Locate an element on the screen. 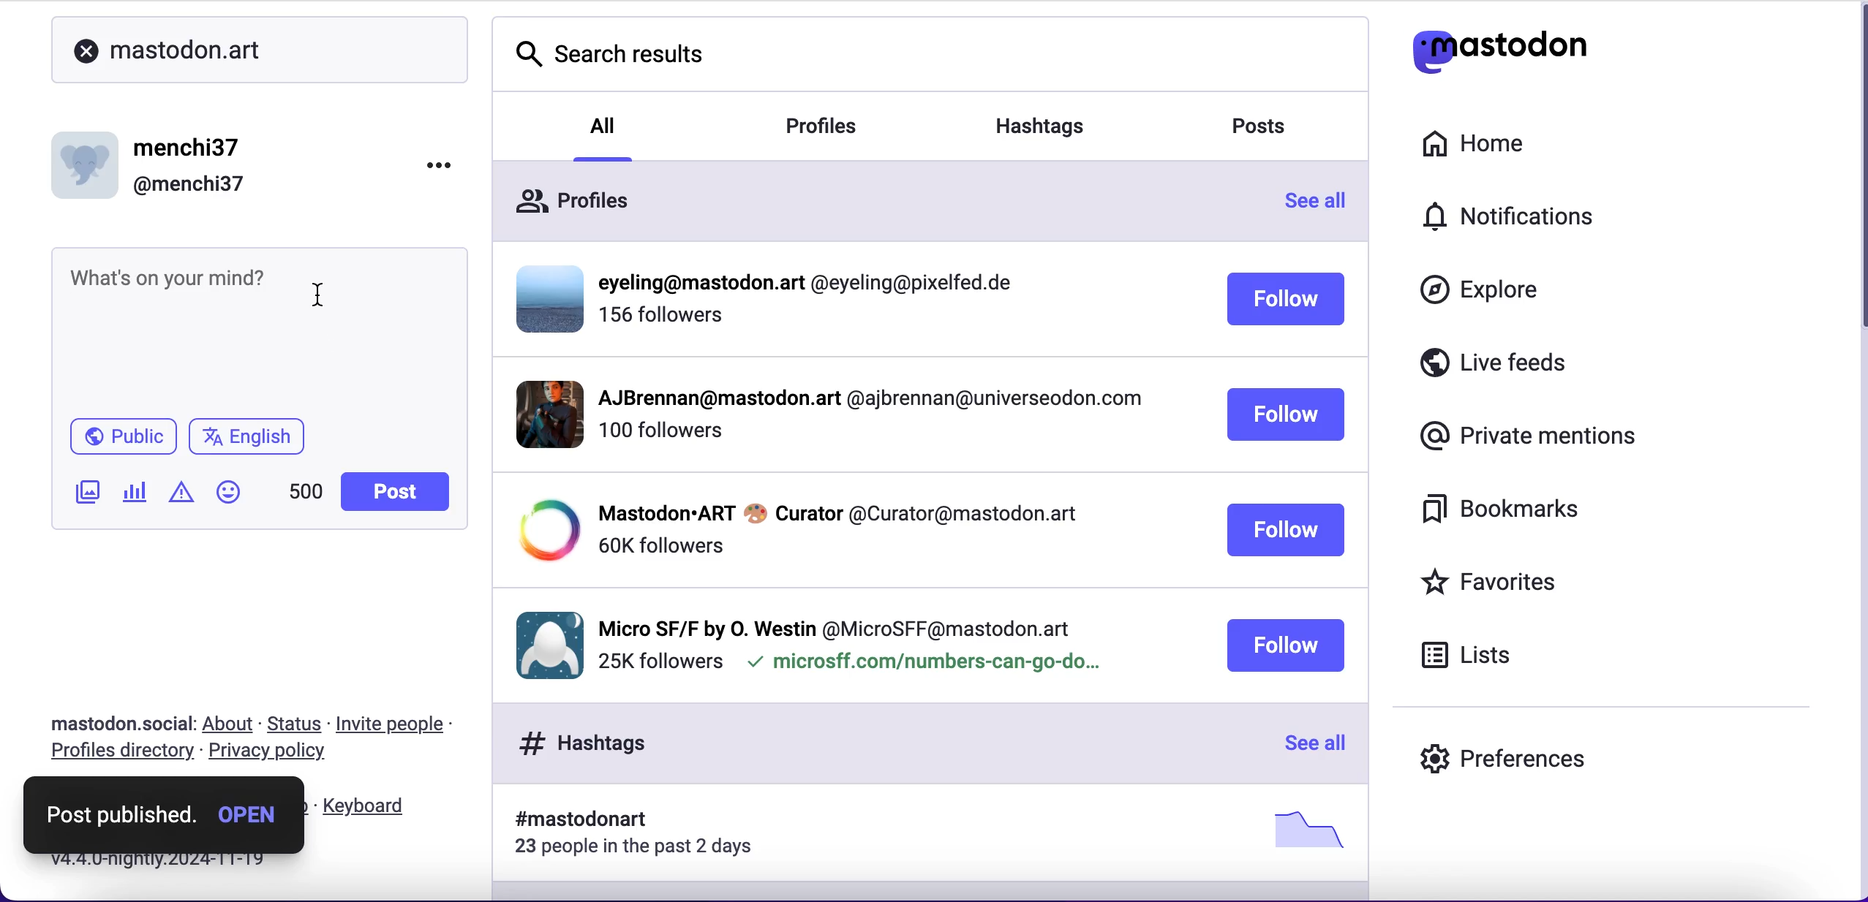 The width and height of the screenshot is (1868, 902). status is located at coordinates (295, 724).